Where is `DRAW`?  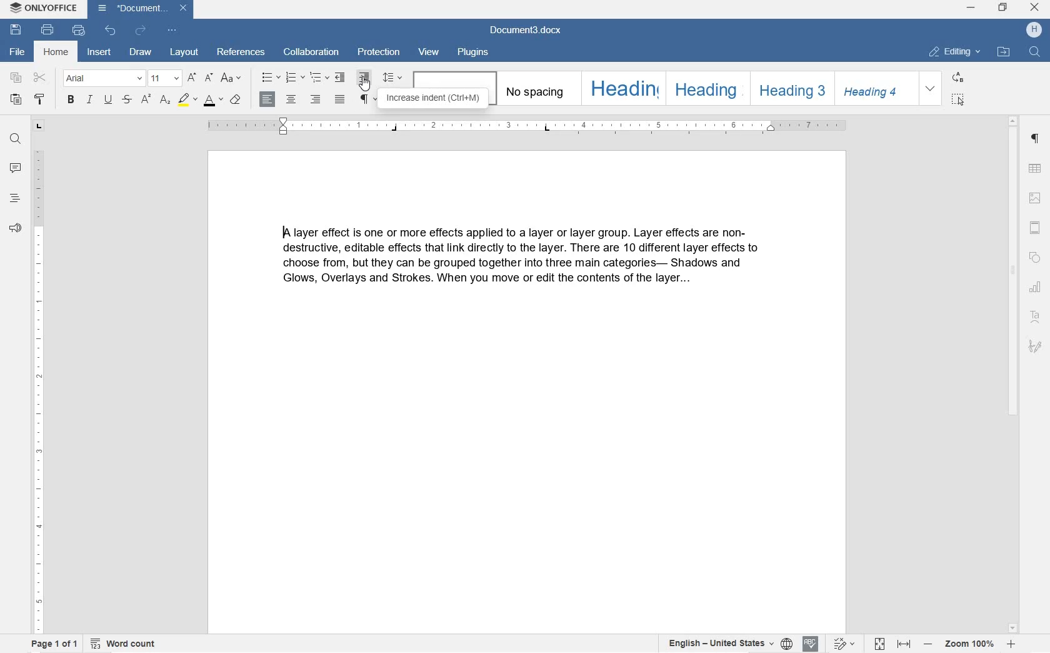 DRAW is located at coordinates (141, 51).